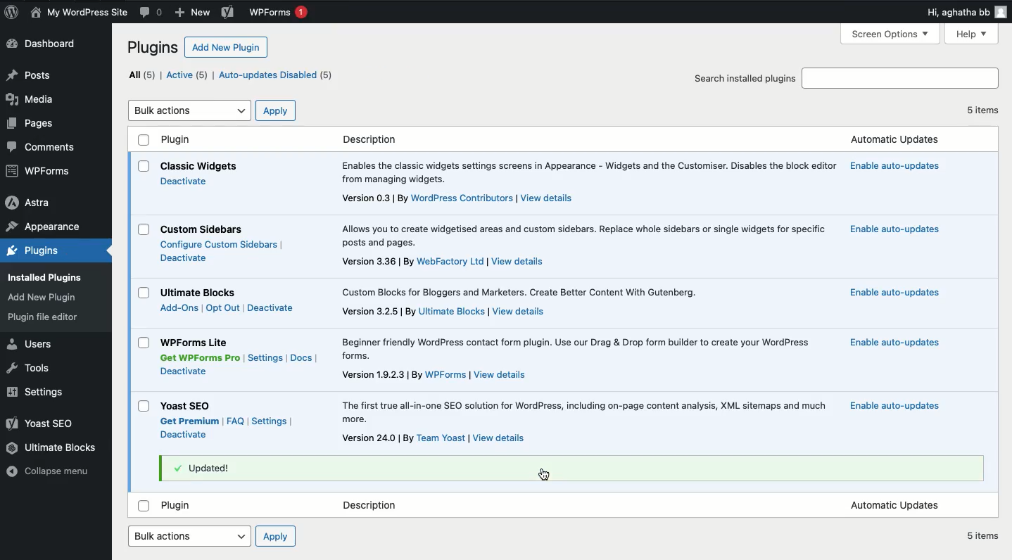  Describe the element at coordinates (81, 13) in the screenshot. I see `Name` at that location.